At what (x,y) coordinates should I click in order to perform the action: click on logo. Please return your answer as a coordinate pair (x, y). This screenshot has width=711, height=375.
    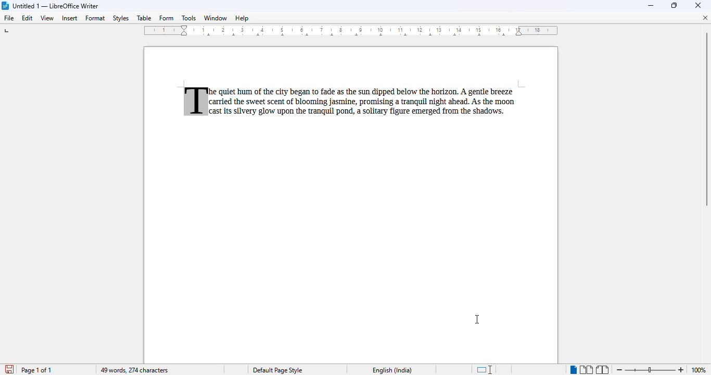
    Looking at the image, I should click on (5, 6).